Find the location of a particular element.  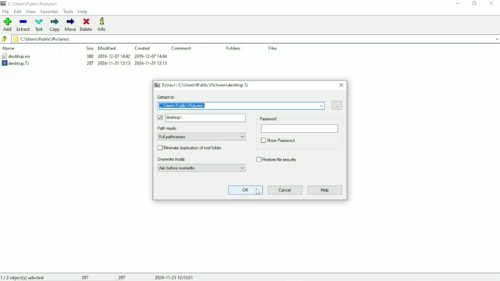

Add is located at coordinates (8, 24).